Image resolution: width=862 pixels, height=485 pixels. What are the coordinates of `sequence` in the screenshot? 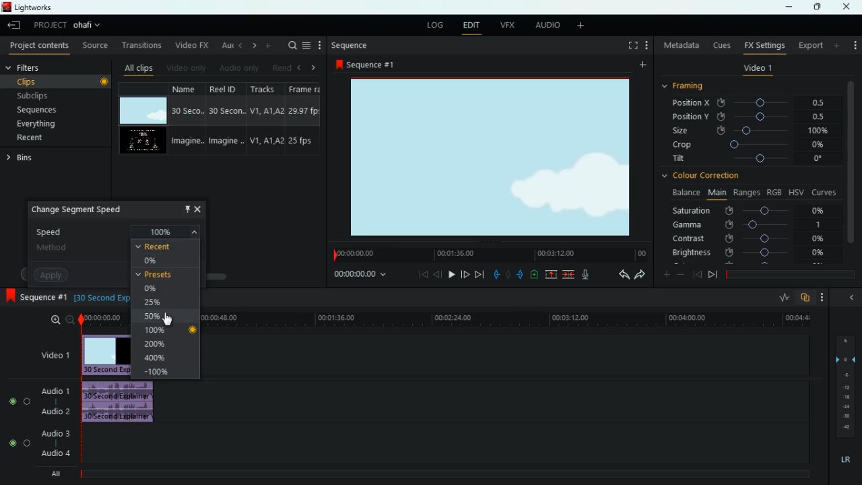 It's located at (349, 45).